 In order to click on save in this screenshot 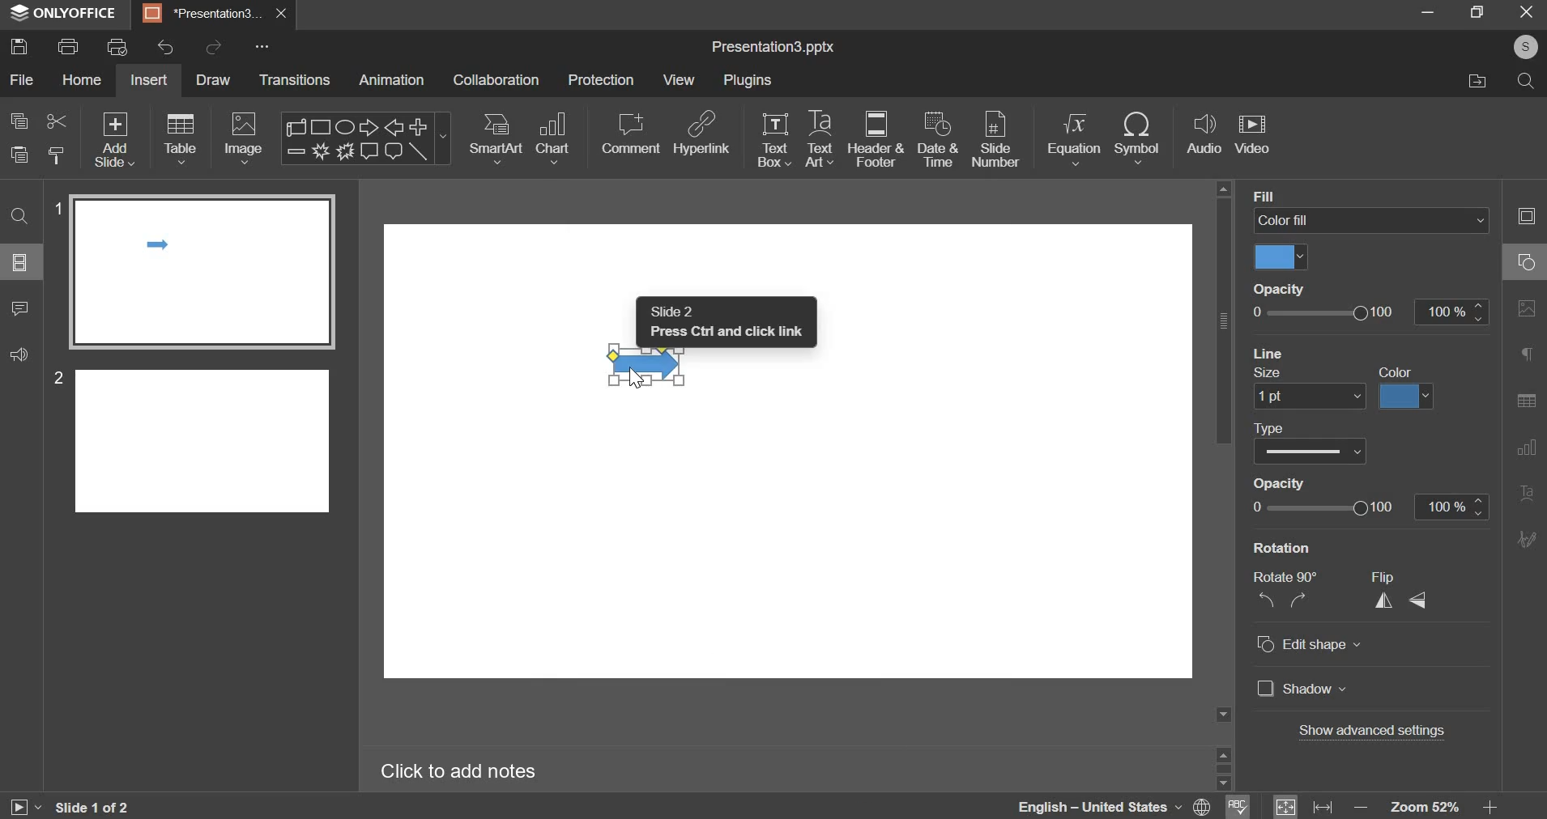, I will do `click(19, 45)`.